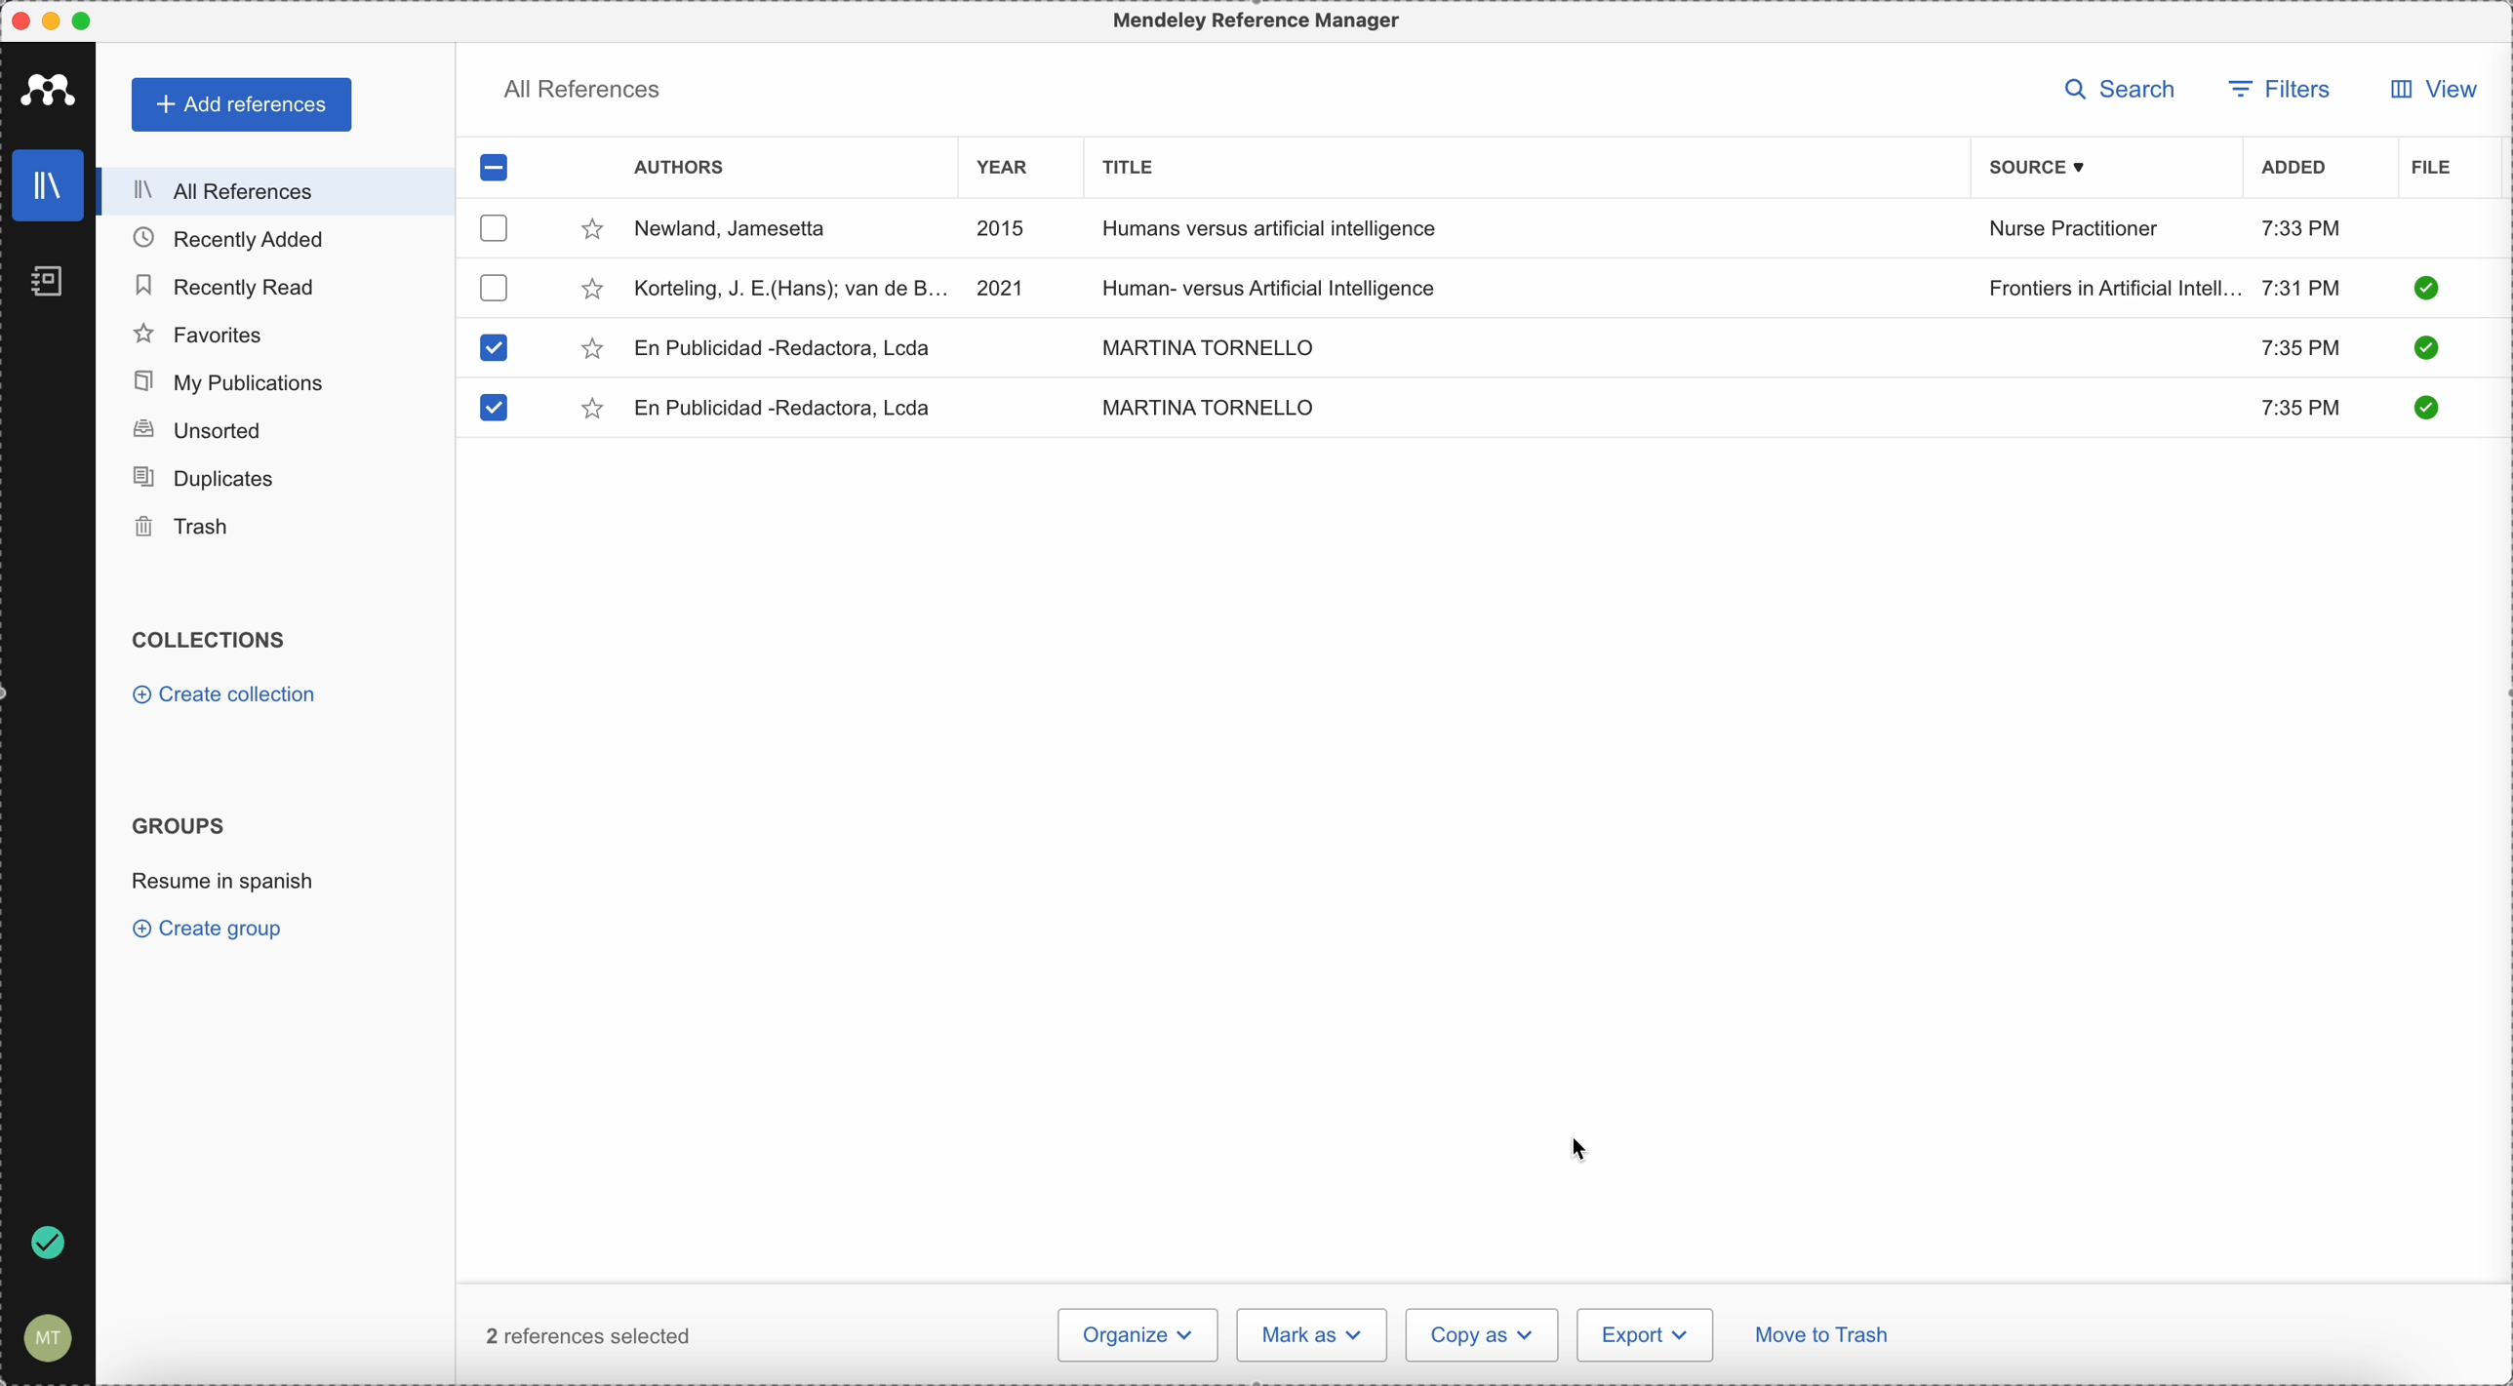  What do you see at coordinates (1015, 171) in the screenshot?
I see `year` at bounding box center [1015, 171].